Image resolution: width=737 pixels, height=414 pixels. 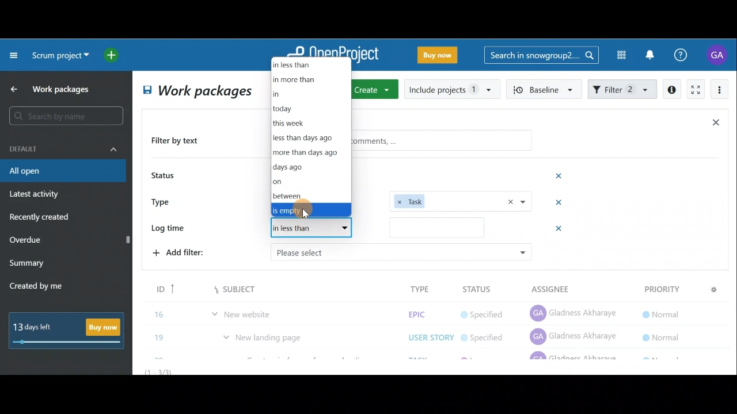 I want to click on Account name, so click(x=719, y=55).